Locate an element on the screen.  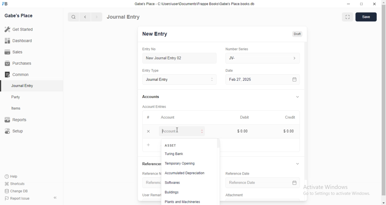
Dashboard is located at coordinates (19, 41).